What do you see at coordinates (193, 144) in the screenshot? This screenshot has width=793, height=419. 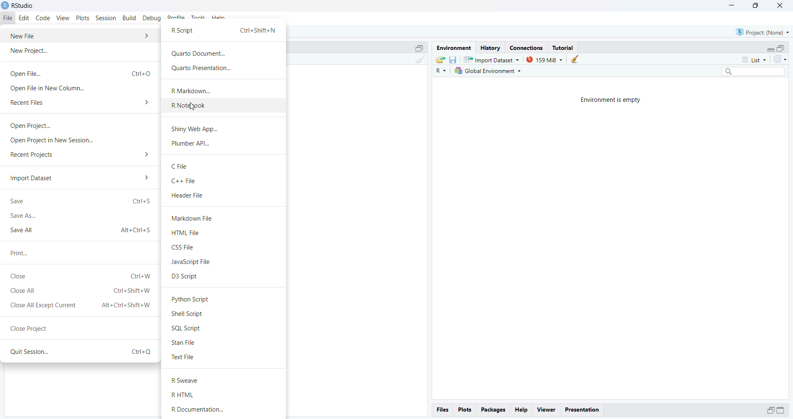 I see `Plumber API...` at bounding box center [193, 144].